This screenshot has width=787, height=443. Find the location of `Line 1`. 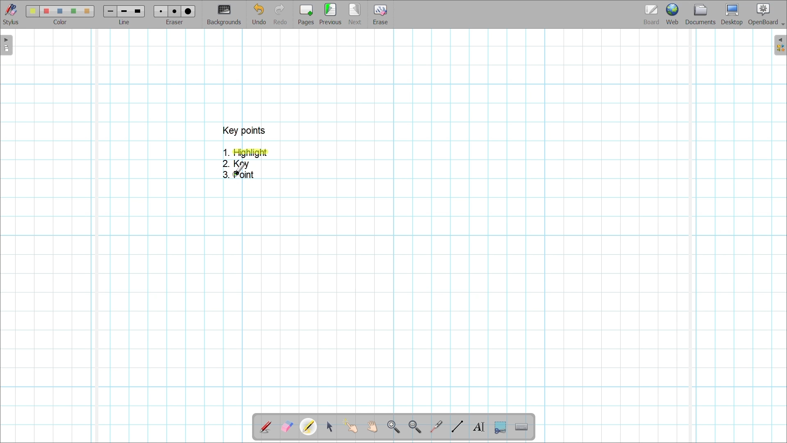

Line 1 is located at coordinates (109, 11).